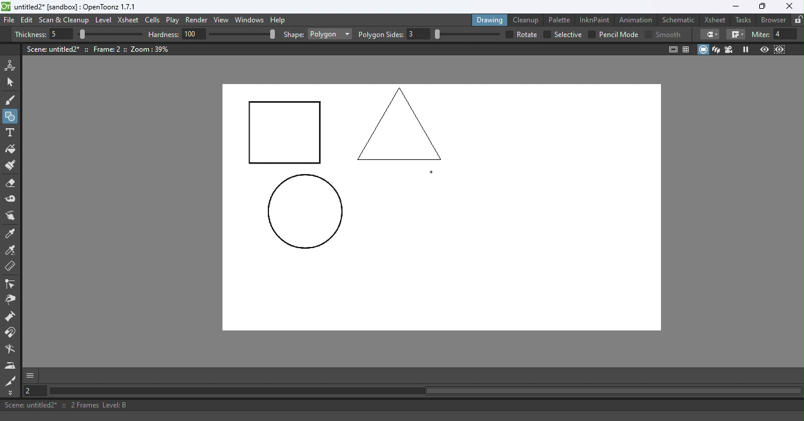 The height and width of the screenshot is (421, 804). Describe the element at coordinates (546, 35) in the screenshot. I see `checkbox` at that location.